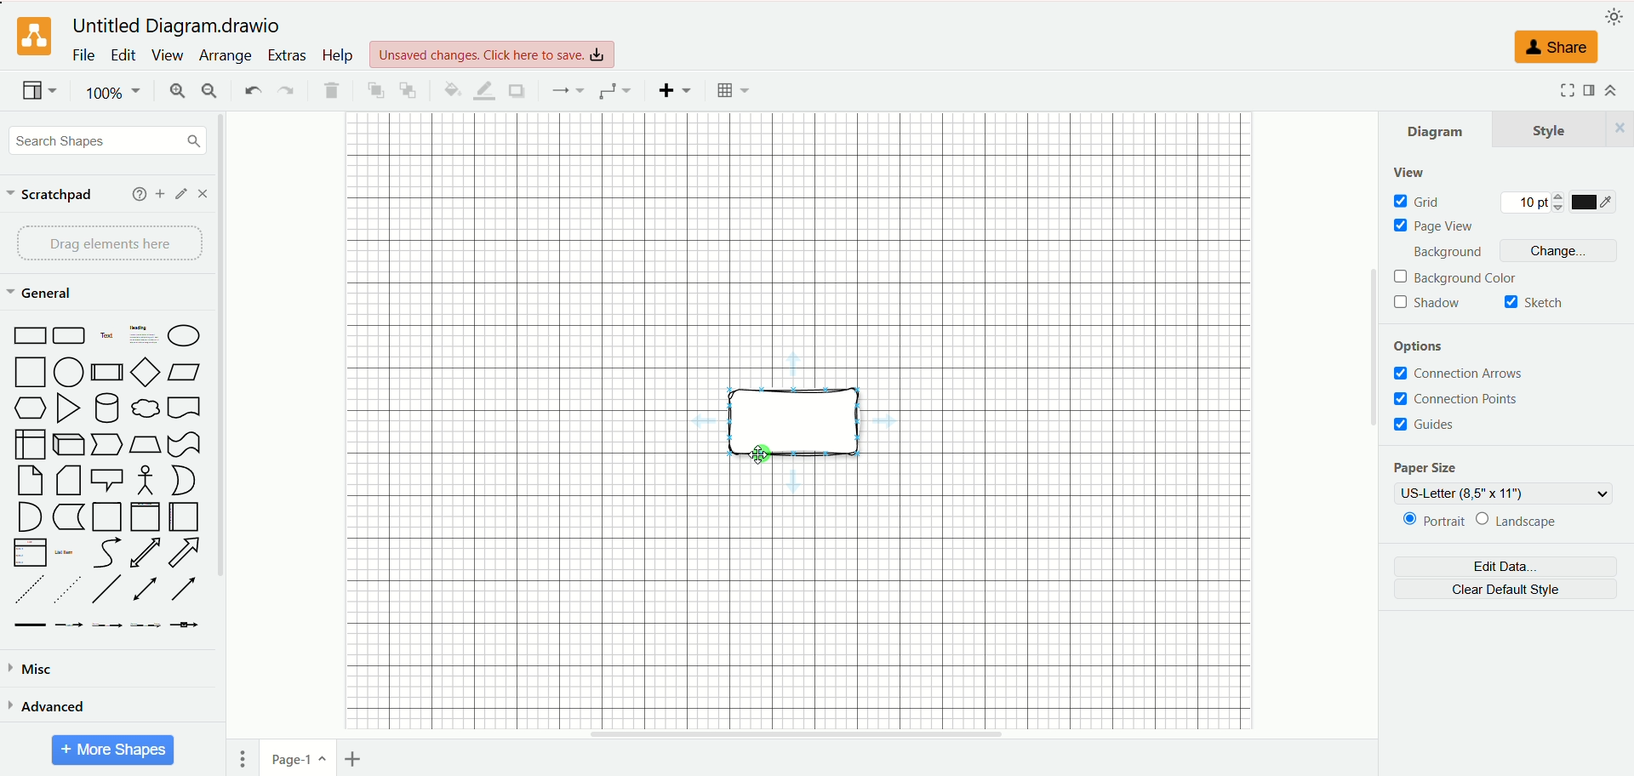 The width and height of the screenshot is (1634, 776). Describe the element at coordinates (733, 90) in the screenshot. I see `table` at that location.